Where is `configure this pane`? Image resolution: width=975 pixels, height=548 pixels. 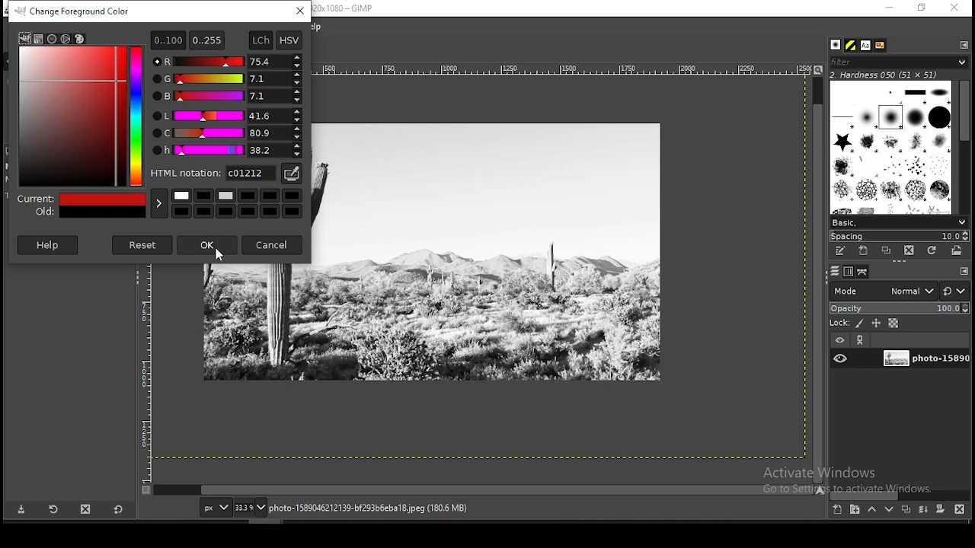
configure this pane is located at coordinates (963, 44).